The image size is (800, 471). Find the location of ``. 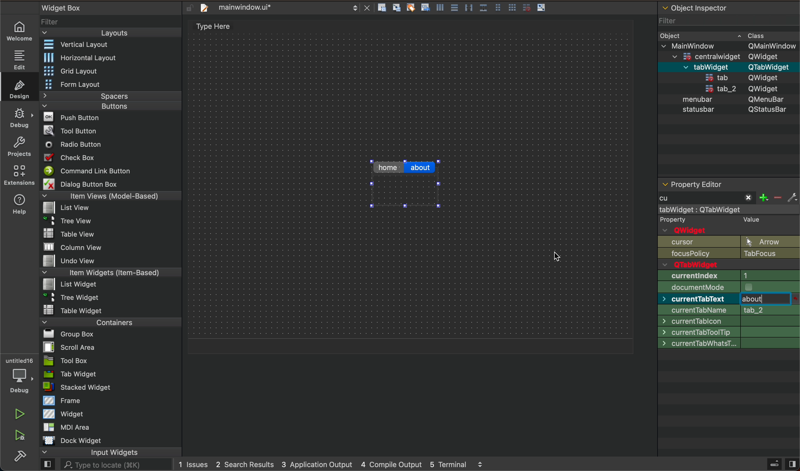

 is located at coordinates (729, 309).